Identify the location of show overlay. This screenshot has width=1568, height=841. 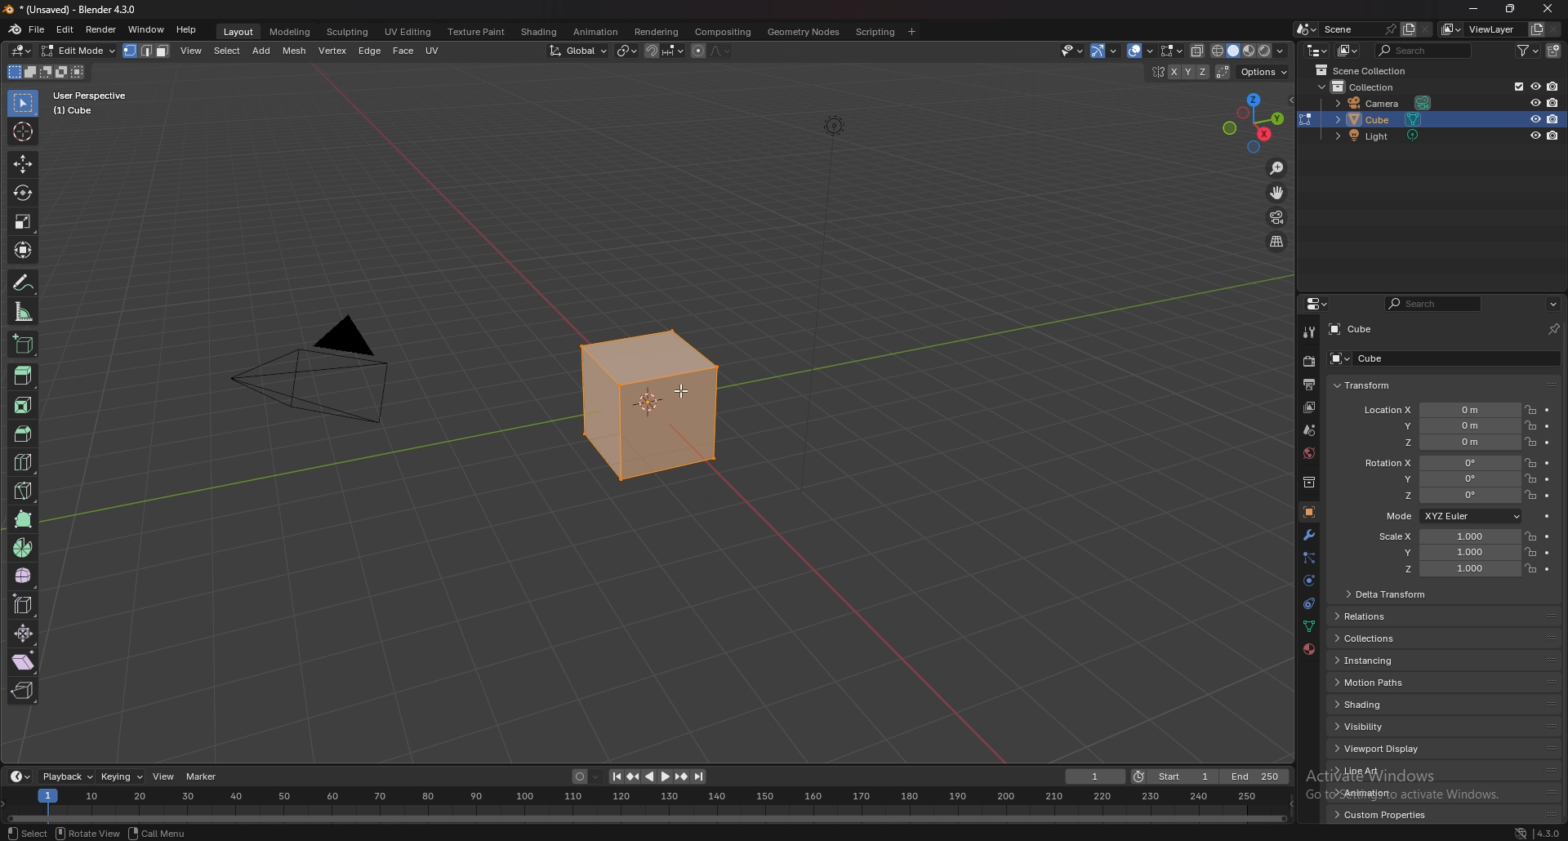
(1138, 51).